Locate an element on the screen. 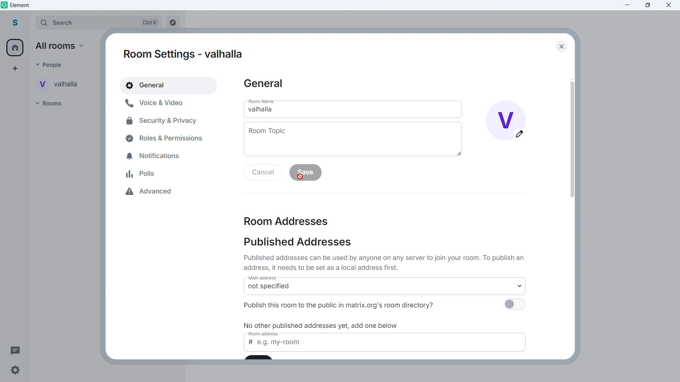  Close  is located at coordinates (669, 6).